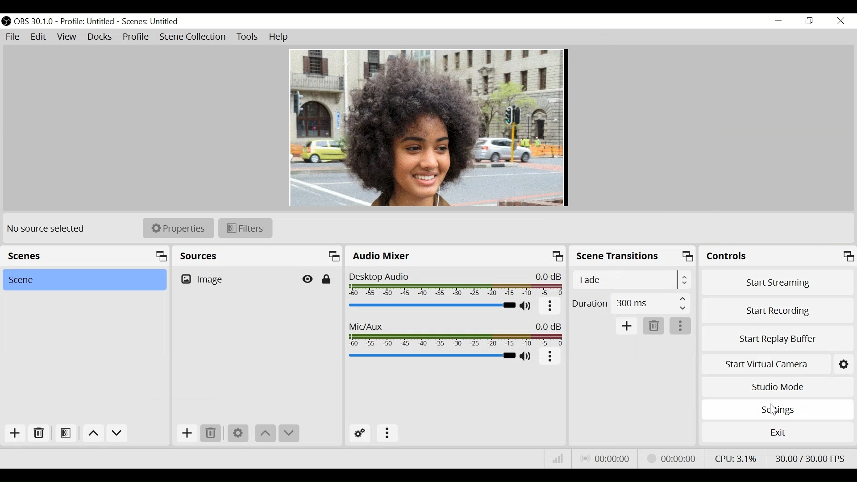 The width and height of the screenshot is (857, 482). I want to click on Maximize, so click(329, 256).